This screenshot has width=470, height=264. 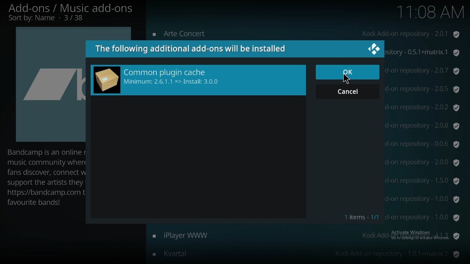 What do you see at coordinates (346, 80) in the screenshot?
I see `cursor` at bounding box center [346, 80].